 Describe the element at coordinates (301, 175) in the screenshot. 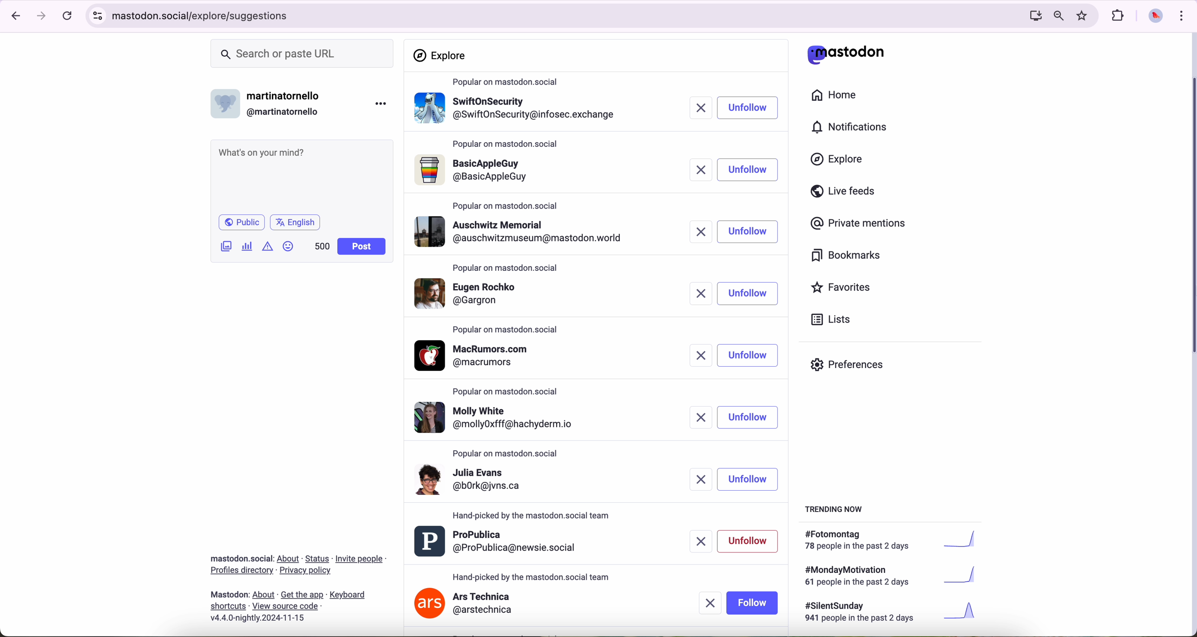

I see `what's on your mind?` at that location.